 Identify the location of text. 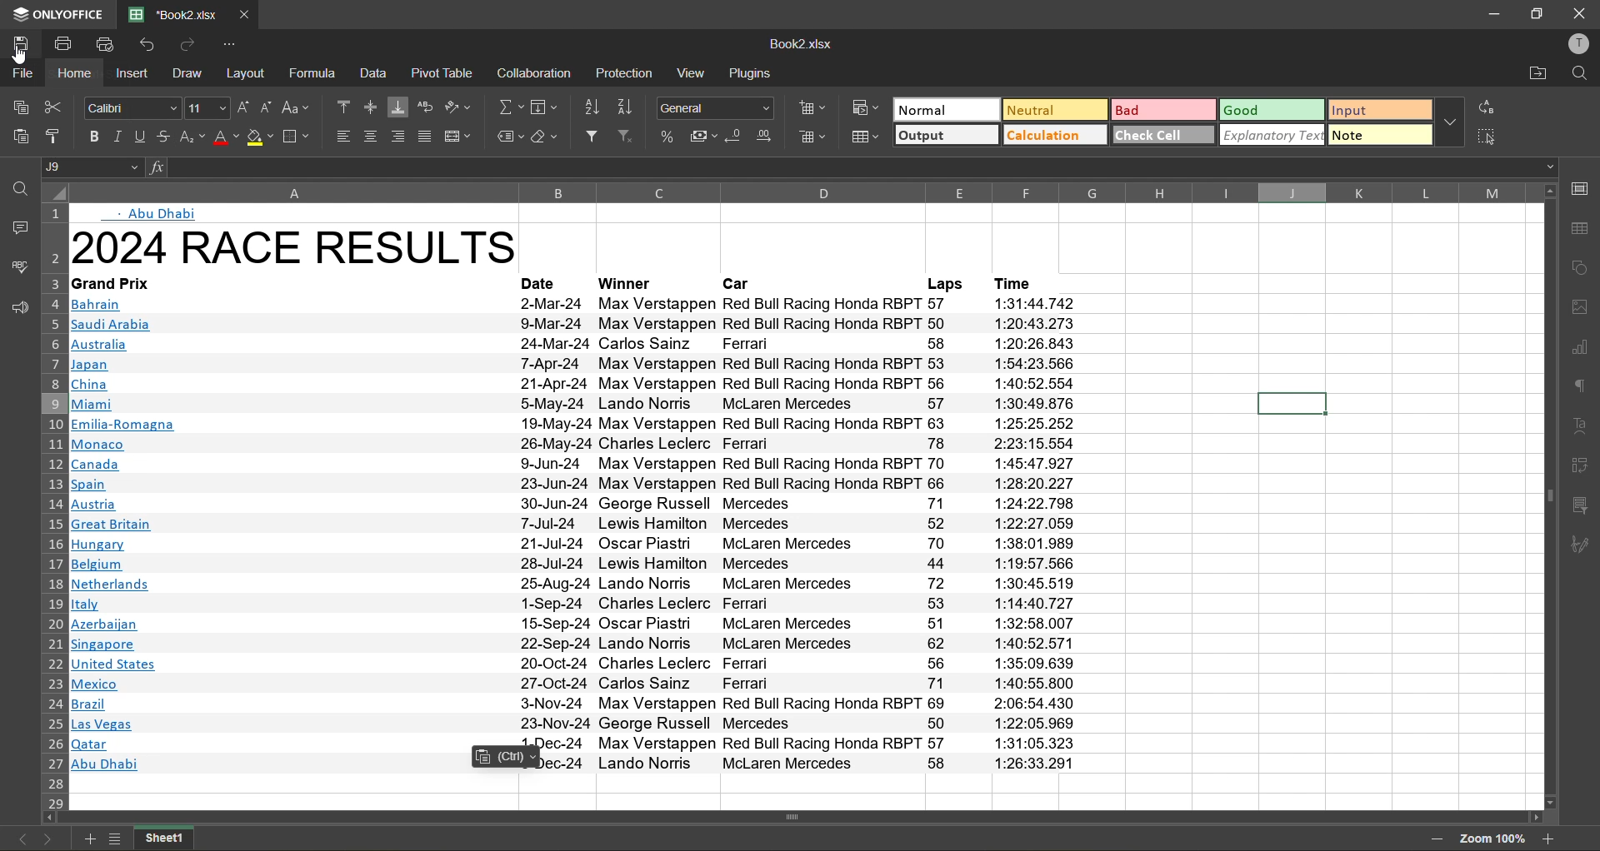
(1580, 426).